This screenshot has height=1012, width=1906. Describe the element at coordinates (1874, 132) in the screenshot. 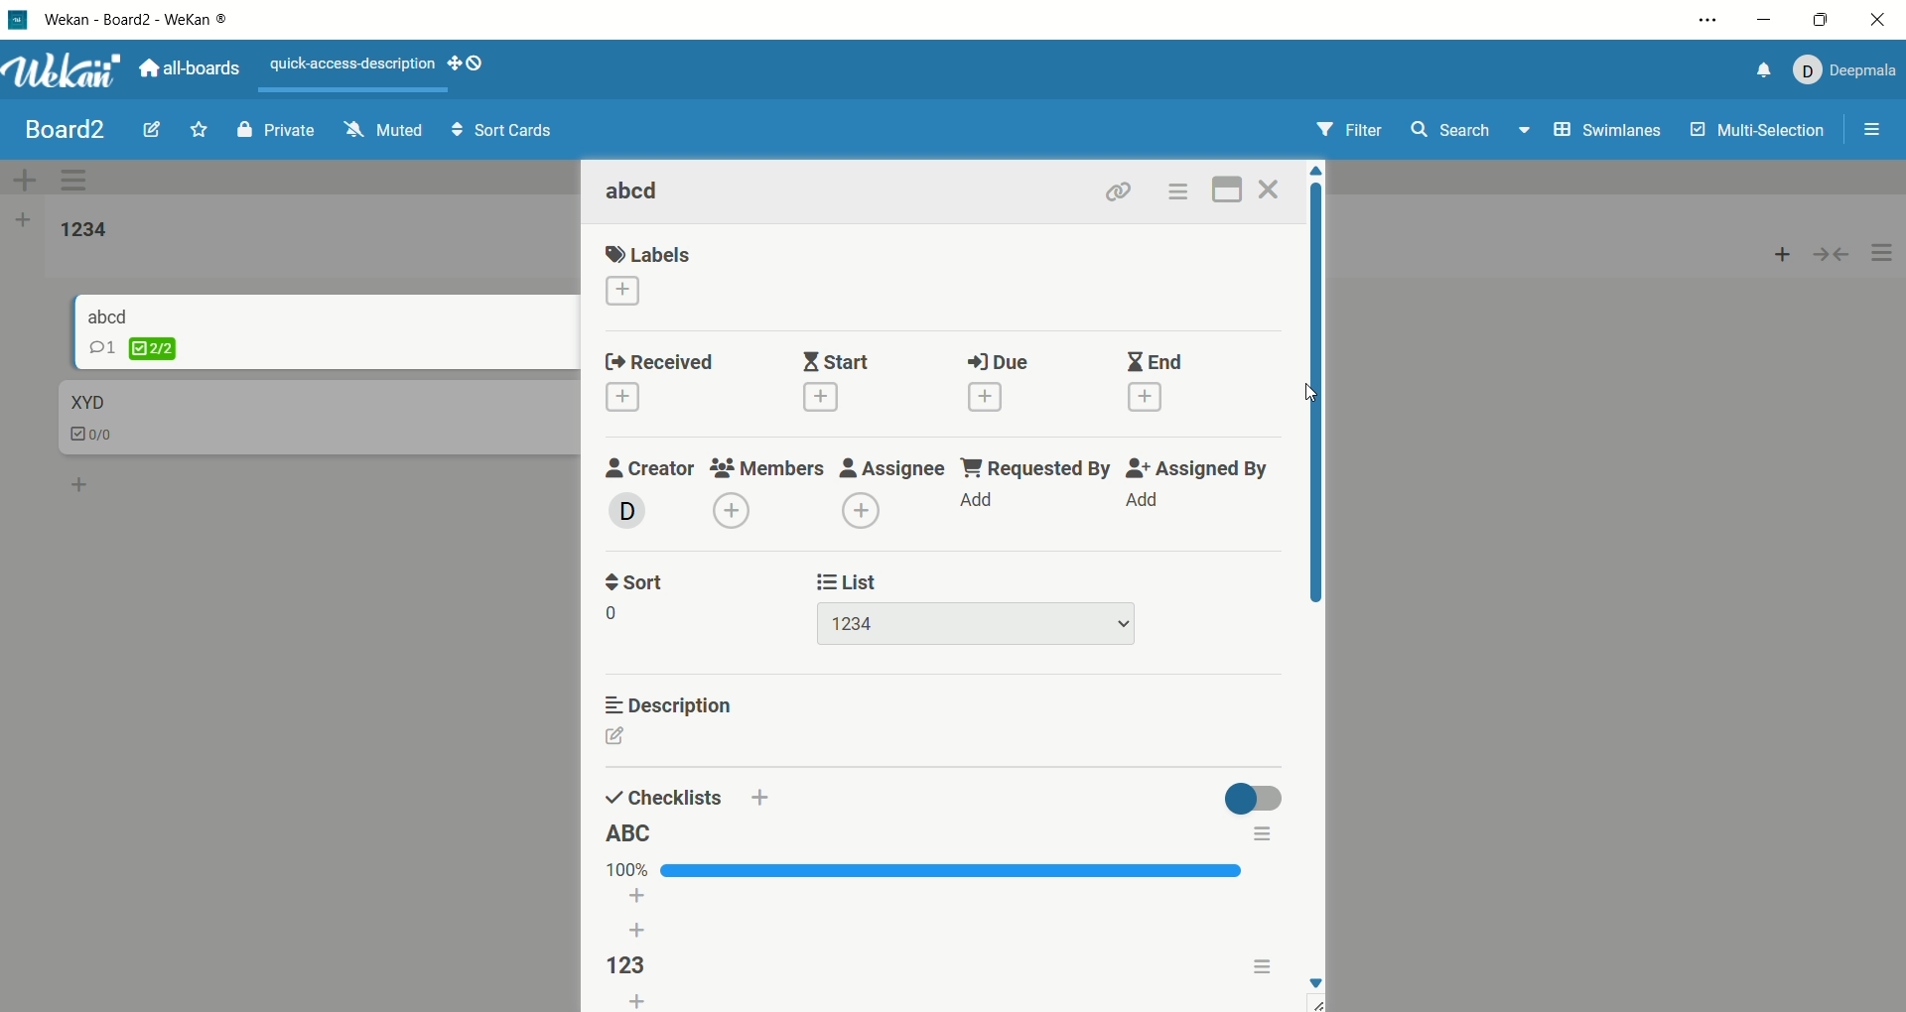

I see `options` at that location.